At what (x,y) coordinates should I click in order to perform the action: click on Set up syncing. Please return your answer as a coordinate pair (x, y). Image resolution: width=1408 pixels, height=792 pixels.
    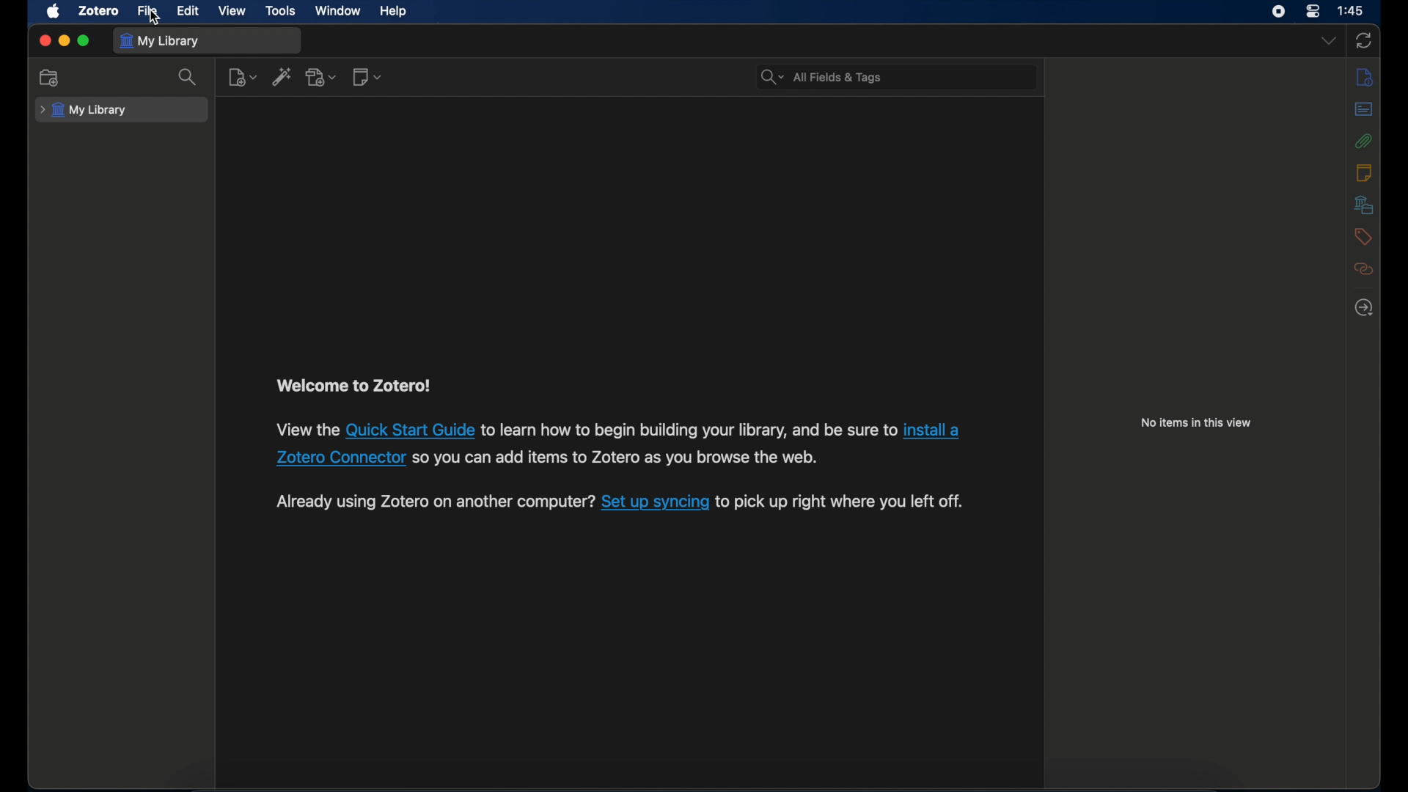
    Looking at the image, I should click on (656, 501).